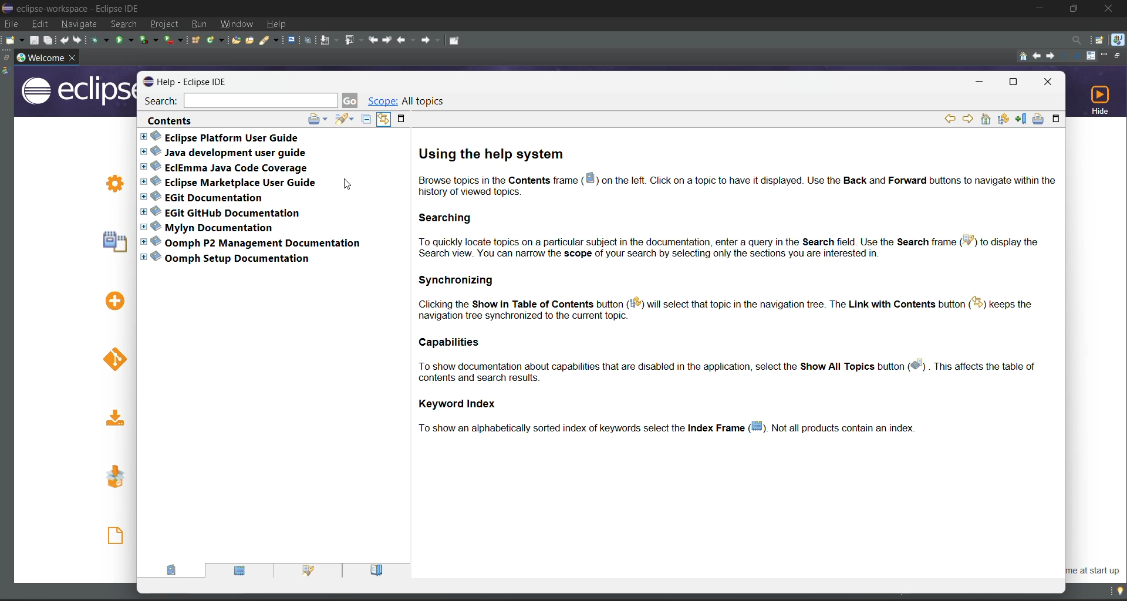 The image size is (1127, 601). Describe the element at coordinates (1101, 40) in the screenshot. I see `open perspective` at that location.